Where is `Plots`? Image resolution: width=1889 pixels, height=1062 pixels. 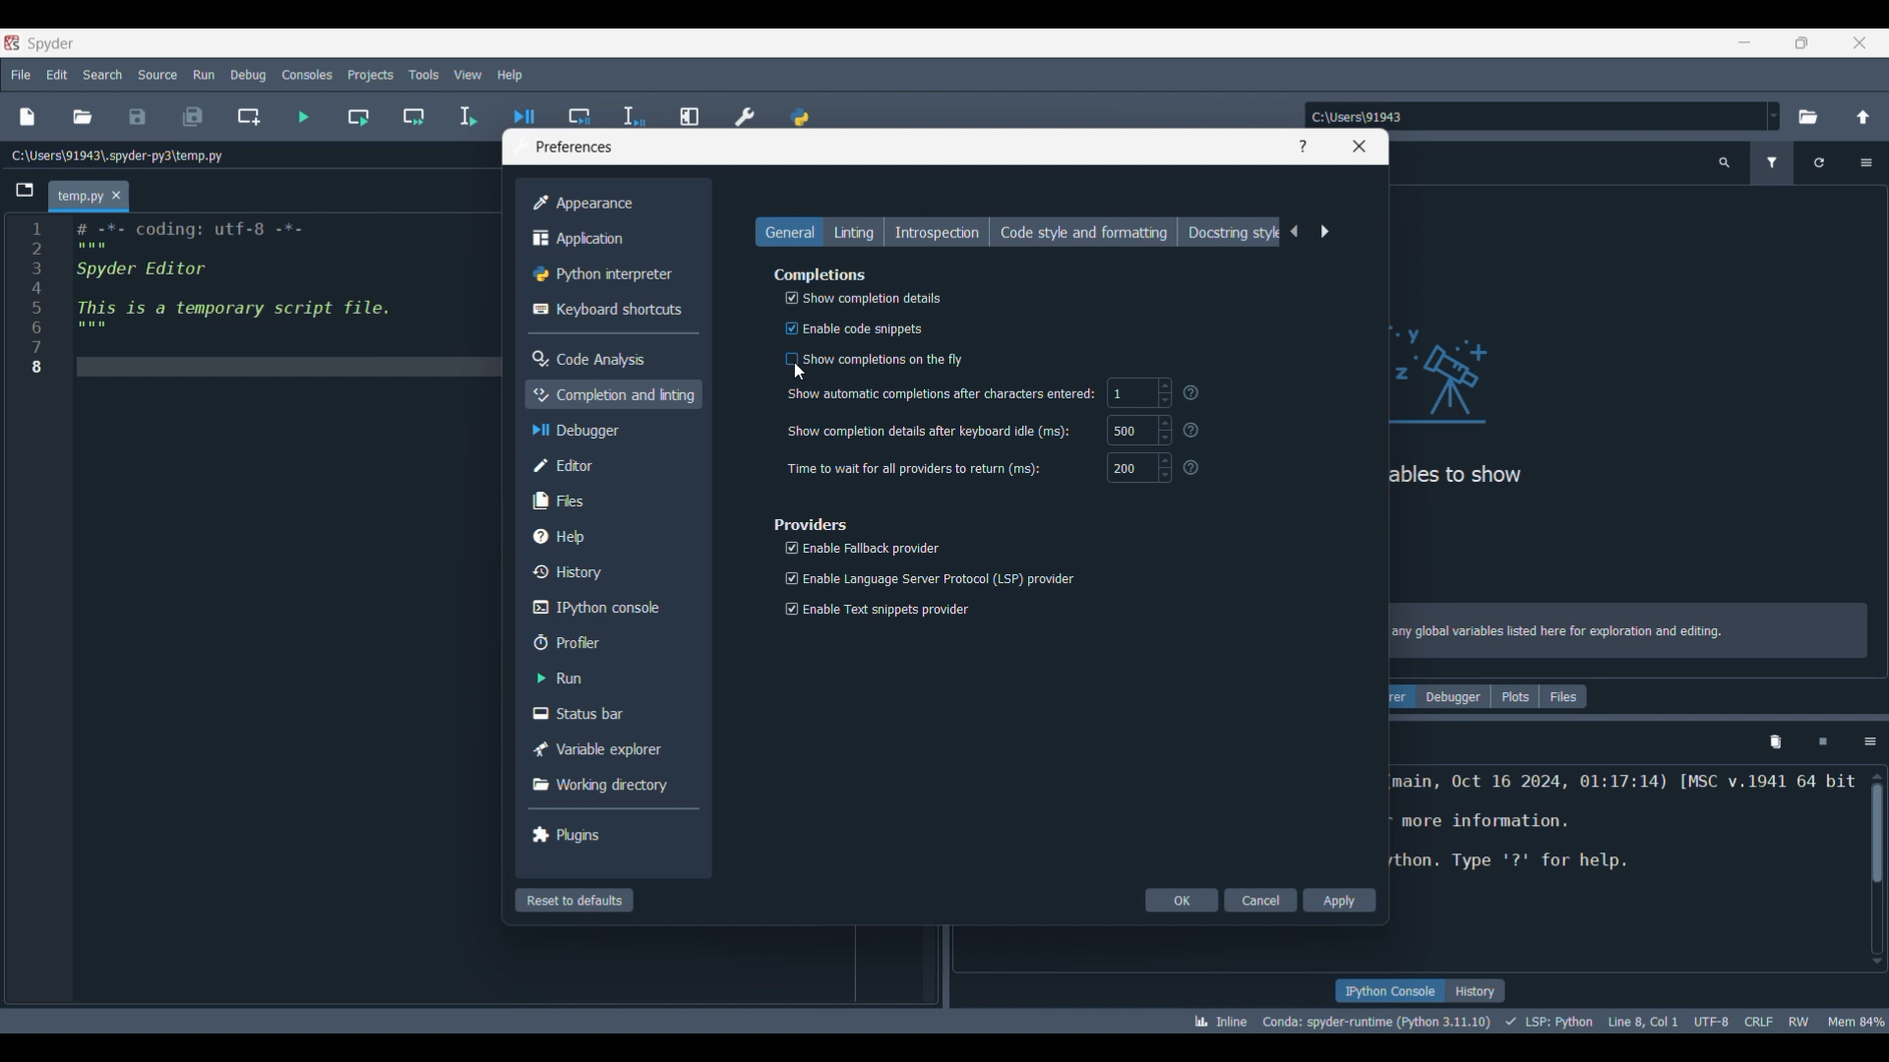 Plots is located at coordinates (1515, 696).